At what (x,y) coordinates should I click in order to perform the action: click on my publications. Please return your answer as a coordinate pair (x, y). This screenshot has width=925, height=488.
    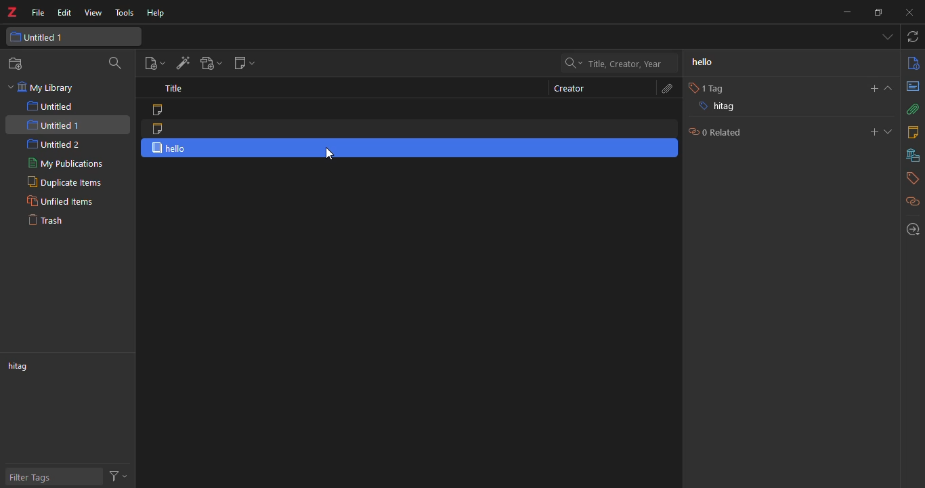
    Looking at the image, I should click on (67, 165).